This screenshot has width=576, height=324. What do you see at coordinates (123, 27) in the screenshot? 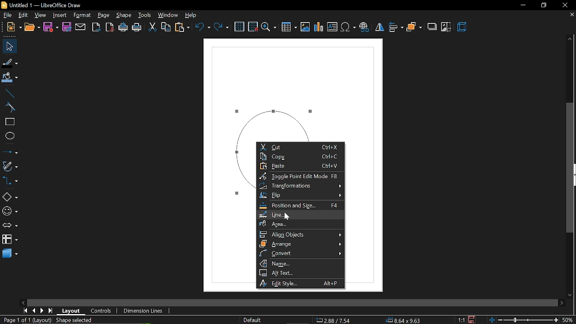
I see `print directly` at bounding box center [123, 27].